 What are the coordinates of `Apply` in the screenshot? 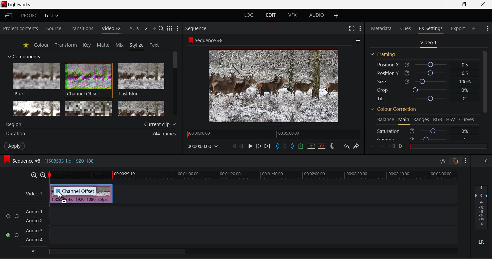 It's located at (15, 146).